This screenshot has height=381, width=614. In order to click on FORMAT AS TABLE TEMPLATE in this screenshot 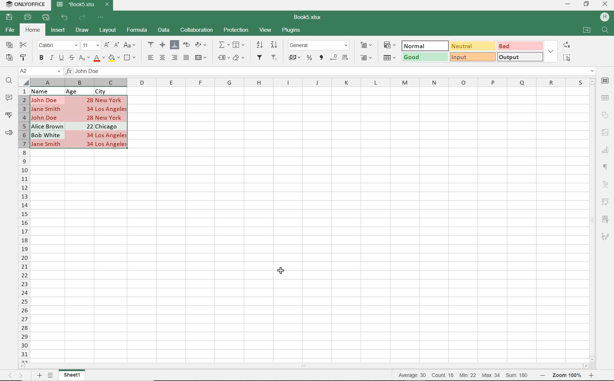, I will do `click(390, 57)`.